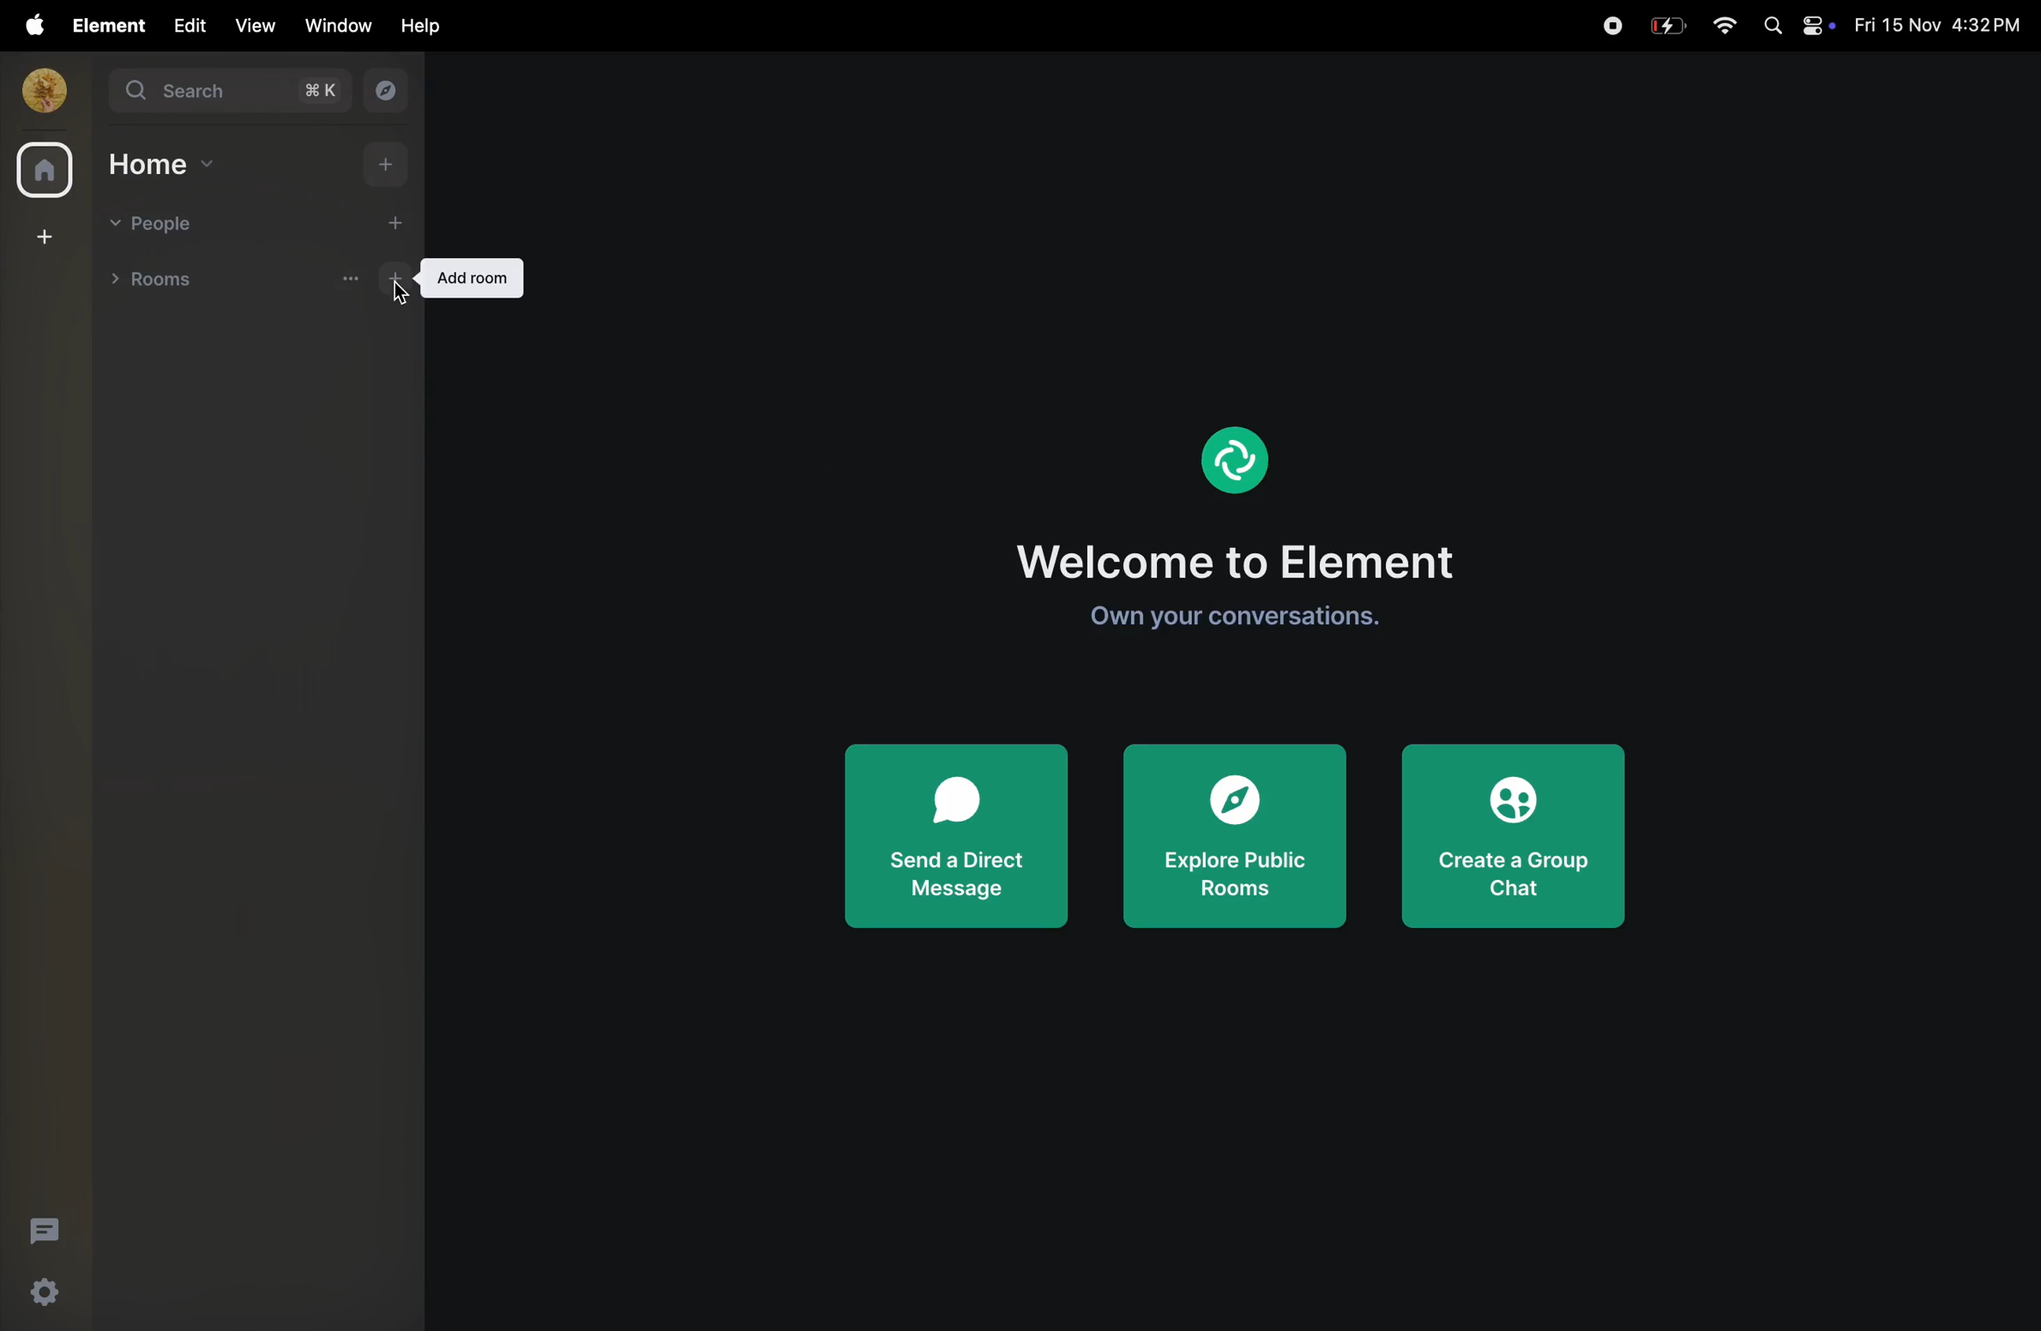 The image size is (2041, 1331). What do you see at coordinates (27, 25) in the screenshot?
I see `apple menu` at bounding box center [27, 25].